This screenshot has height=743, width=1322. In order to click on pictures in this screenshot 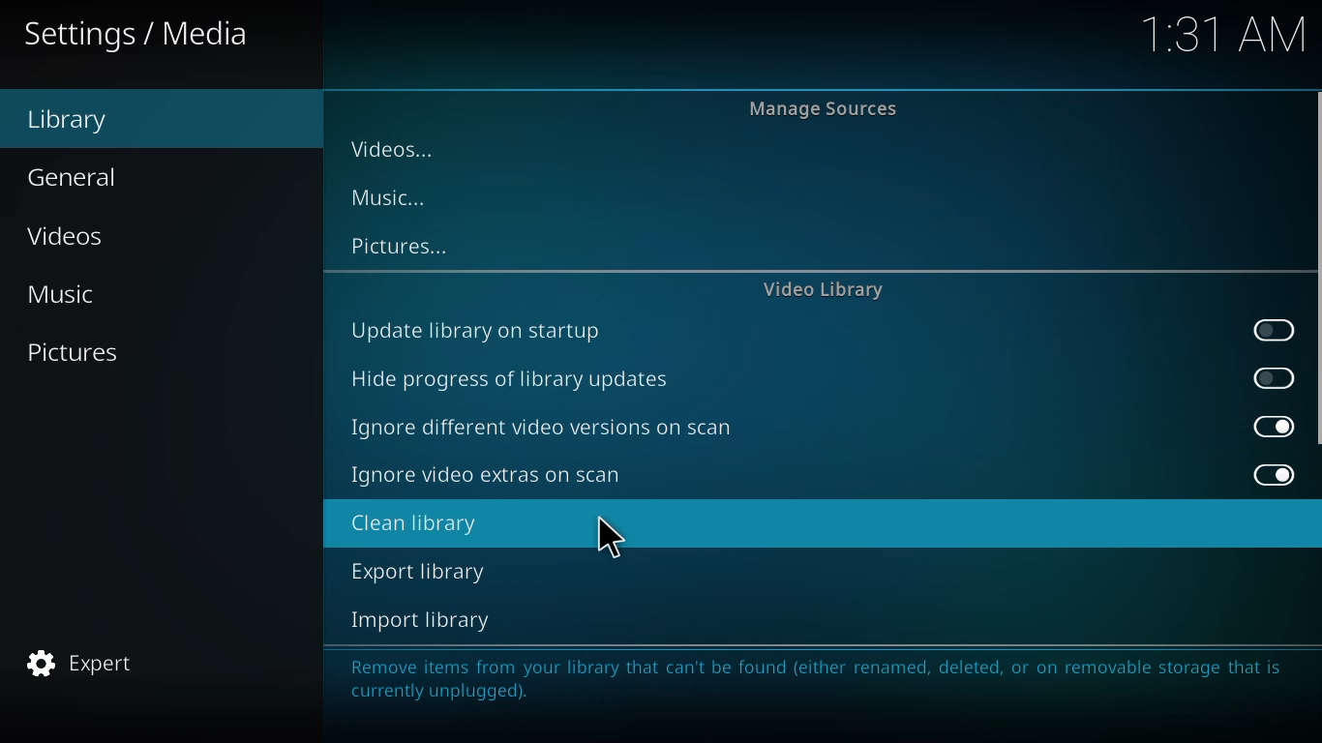, I will do `click(402, 246)`.